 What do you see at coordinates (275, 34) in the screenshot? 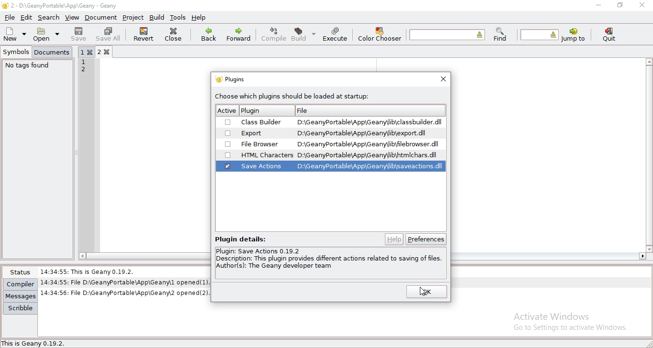
I see `compile` at bounding box center [275, 34].